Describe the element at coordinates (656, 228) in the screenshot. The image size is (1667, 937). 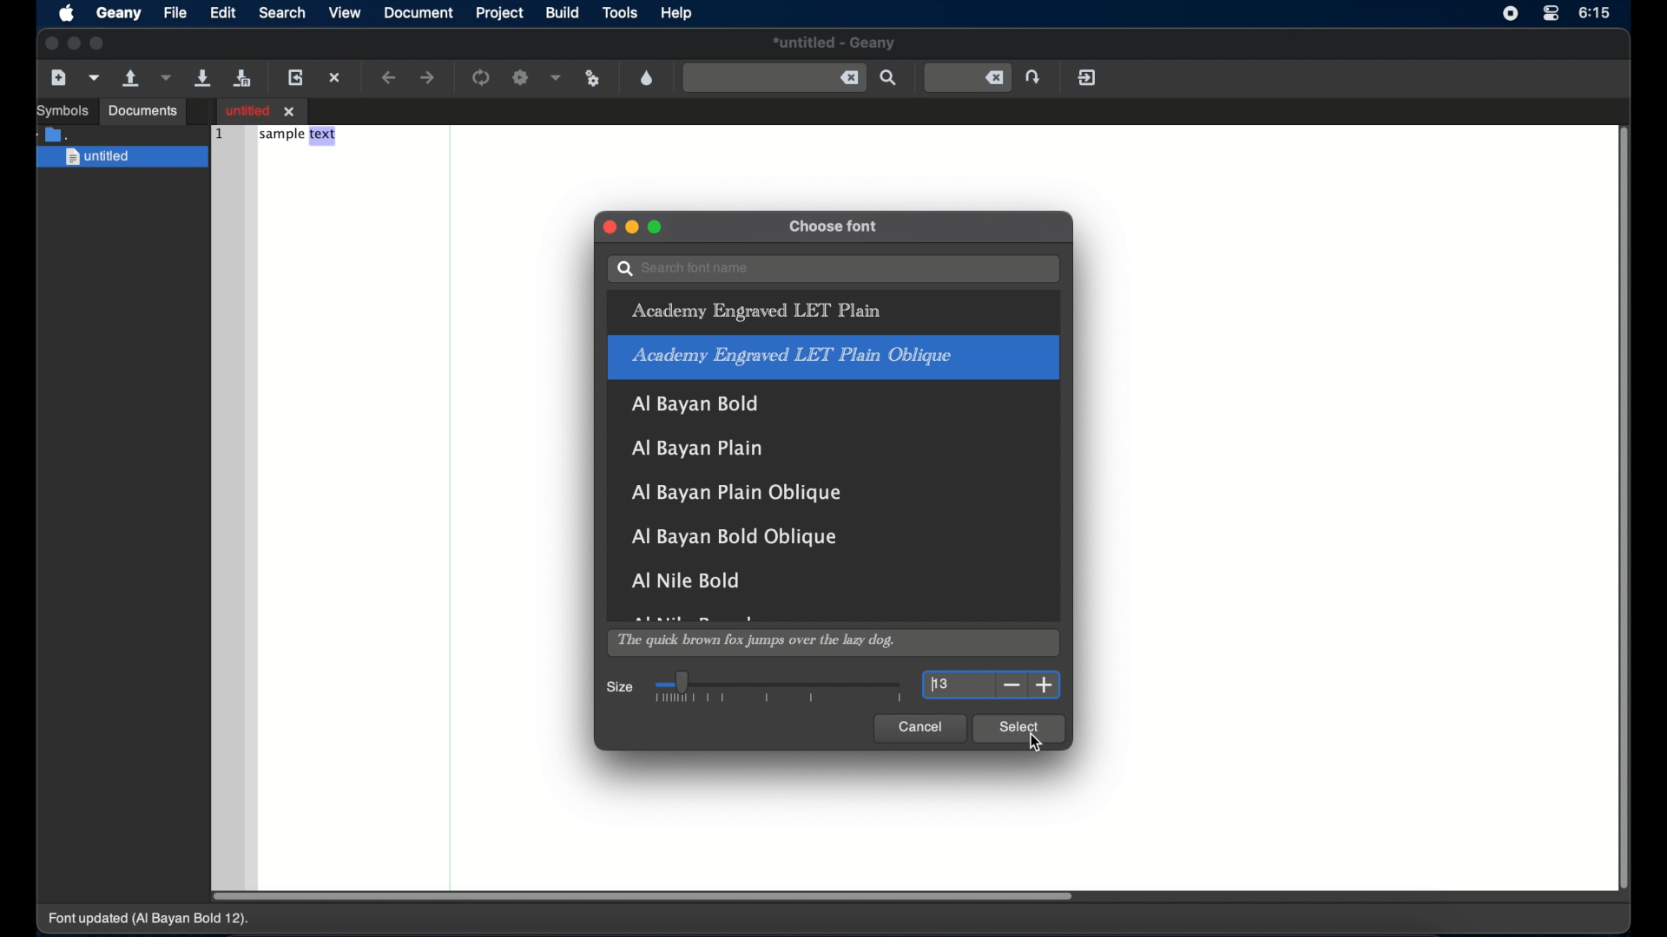
I see `maximize` at that location.